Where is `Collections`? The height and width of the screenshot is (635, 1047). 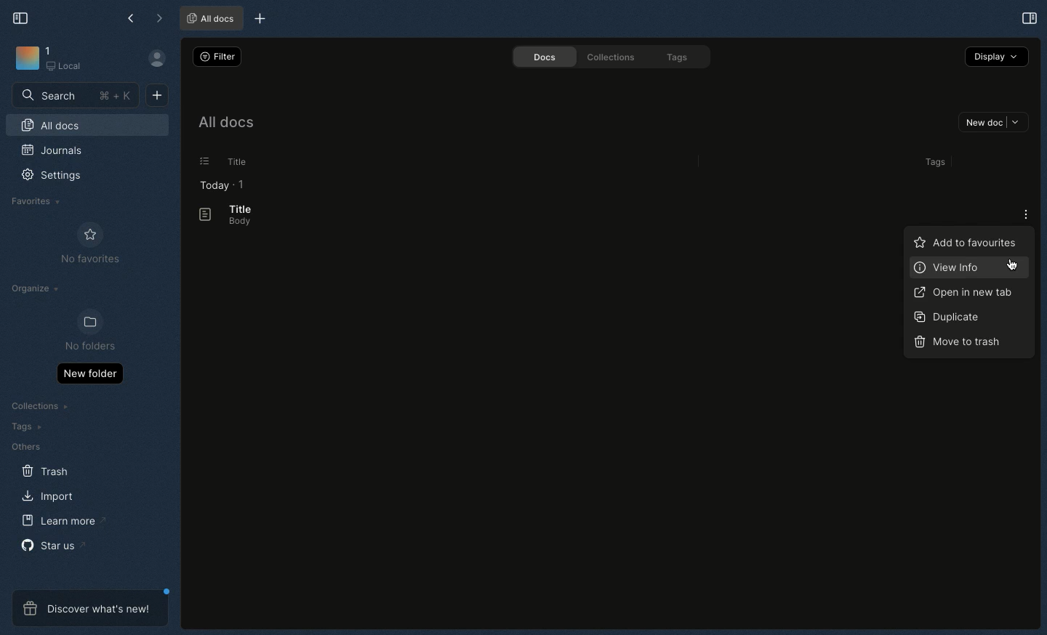 Collections is located at coordinates (41, 408).